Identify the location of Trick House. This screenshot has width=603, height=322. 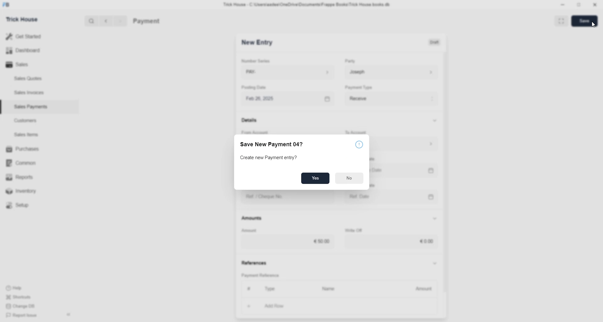
(22, 20).